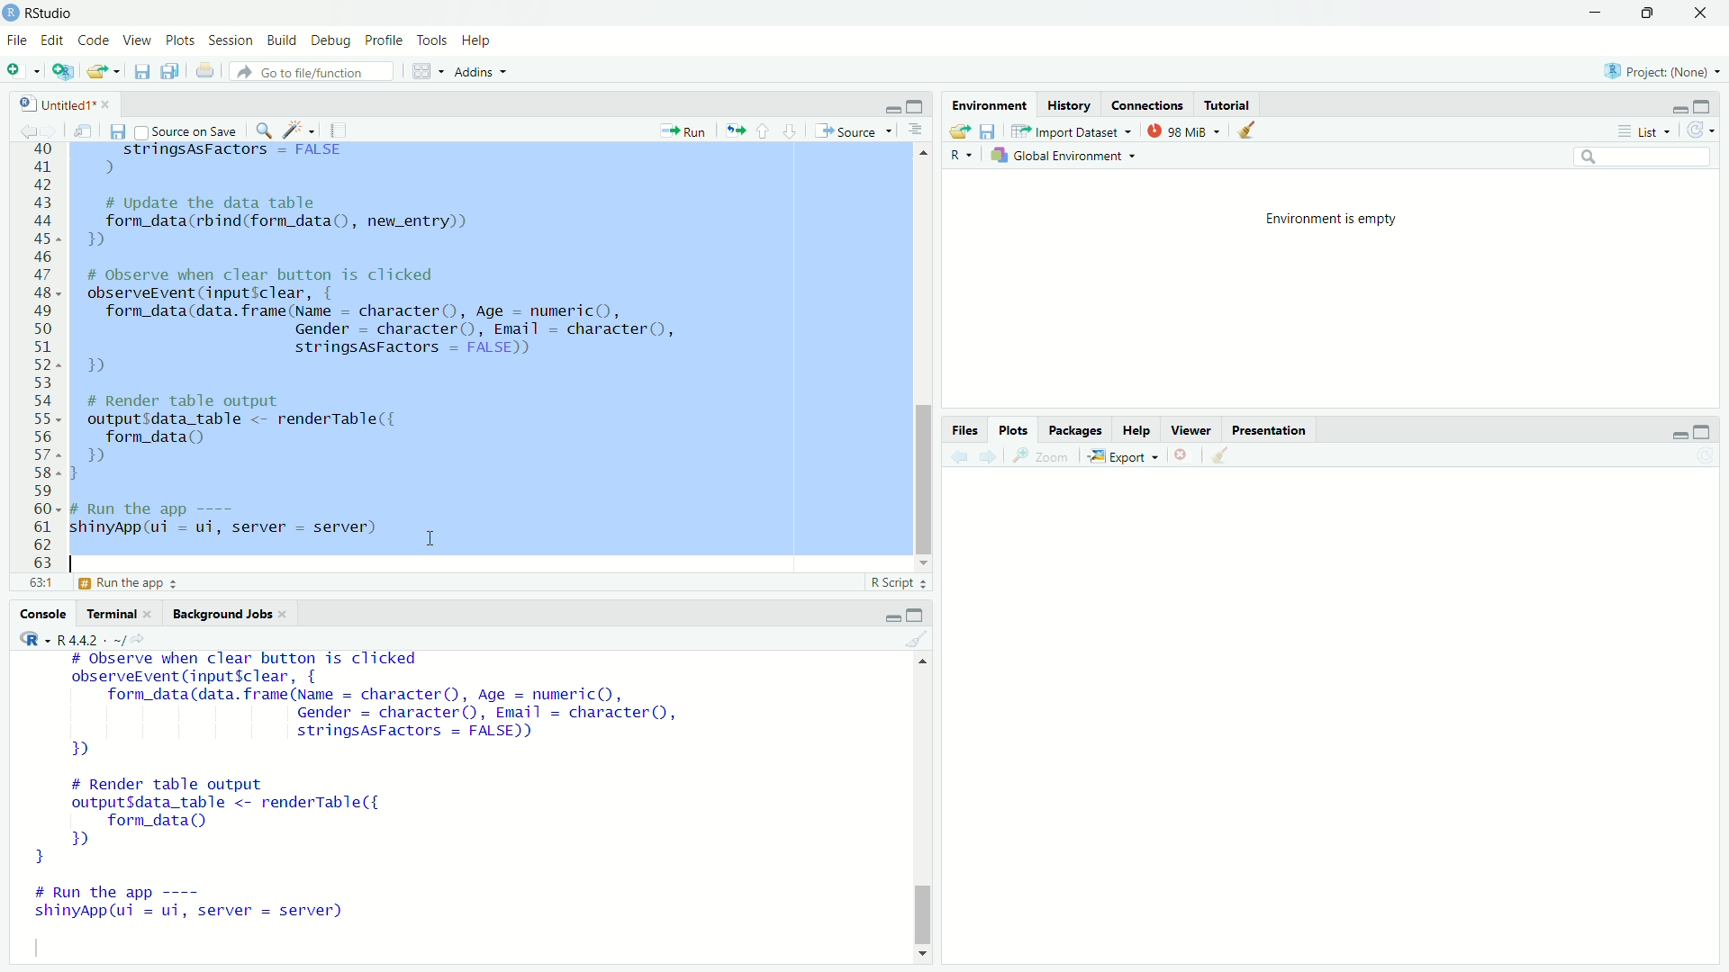  Describe the element at coordinates (140, 41) in the screenshot. I see `View` at that location.